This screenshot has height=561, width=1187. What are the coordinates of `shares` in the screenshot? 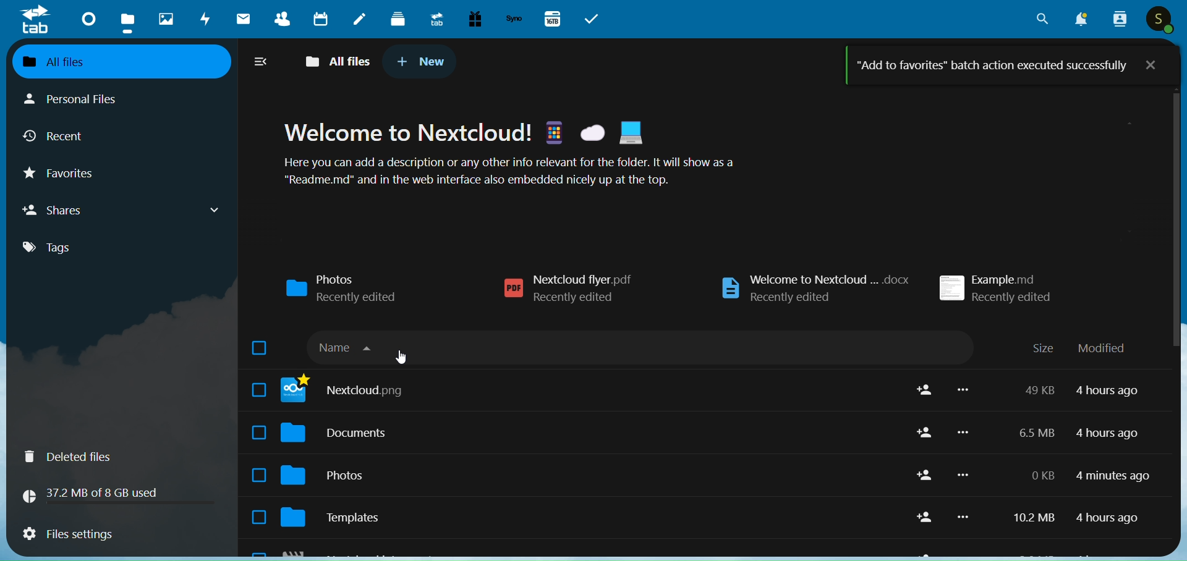 It's located at (125, 210).